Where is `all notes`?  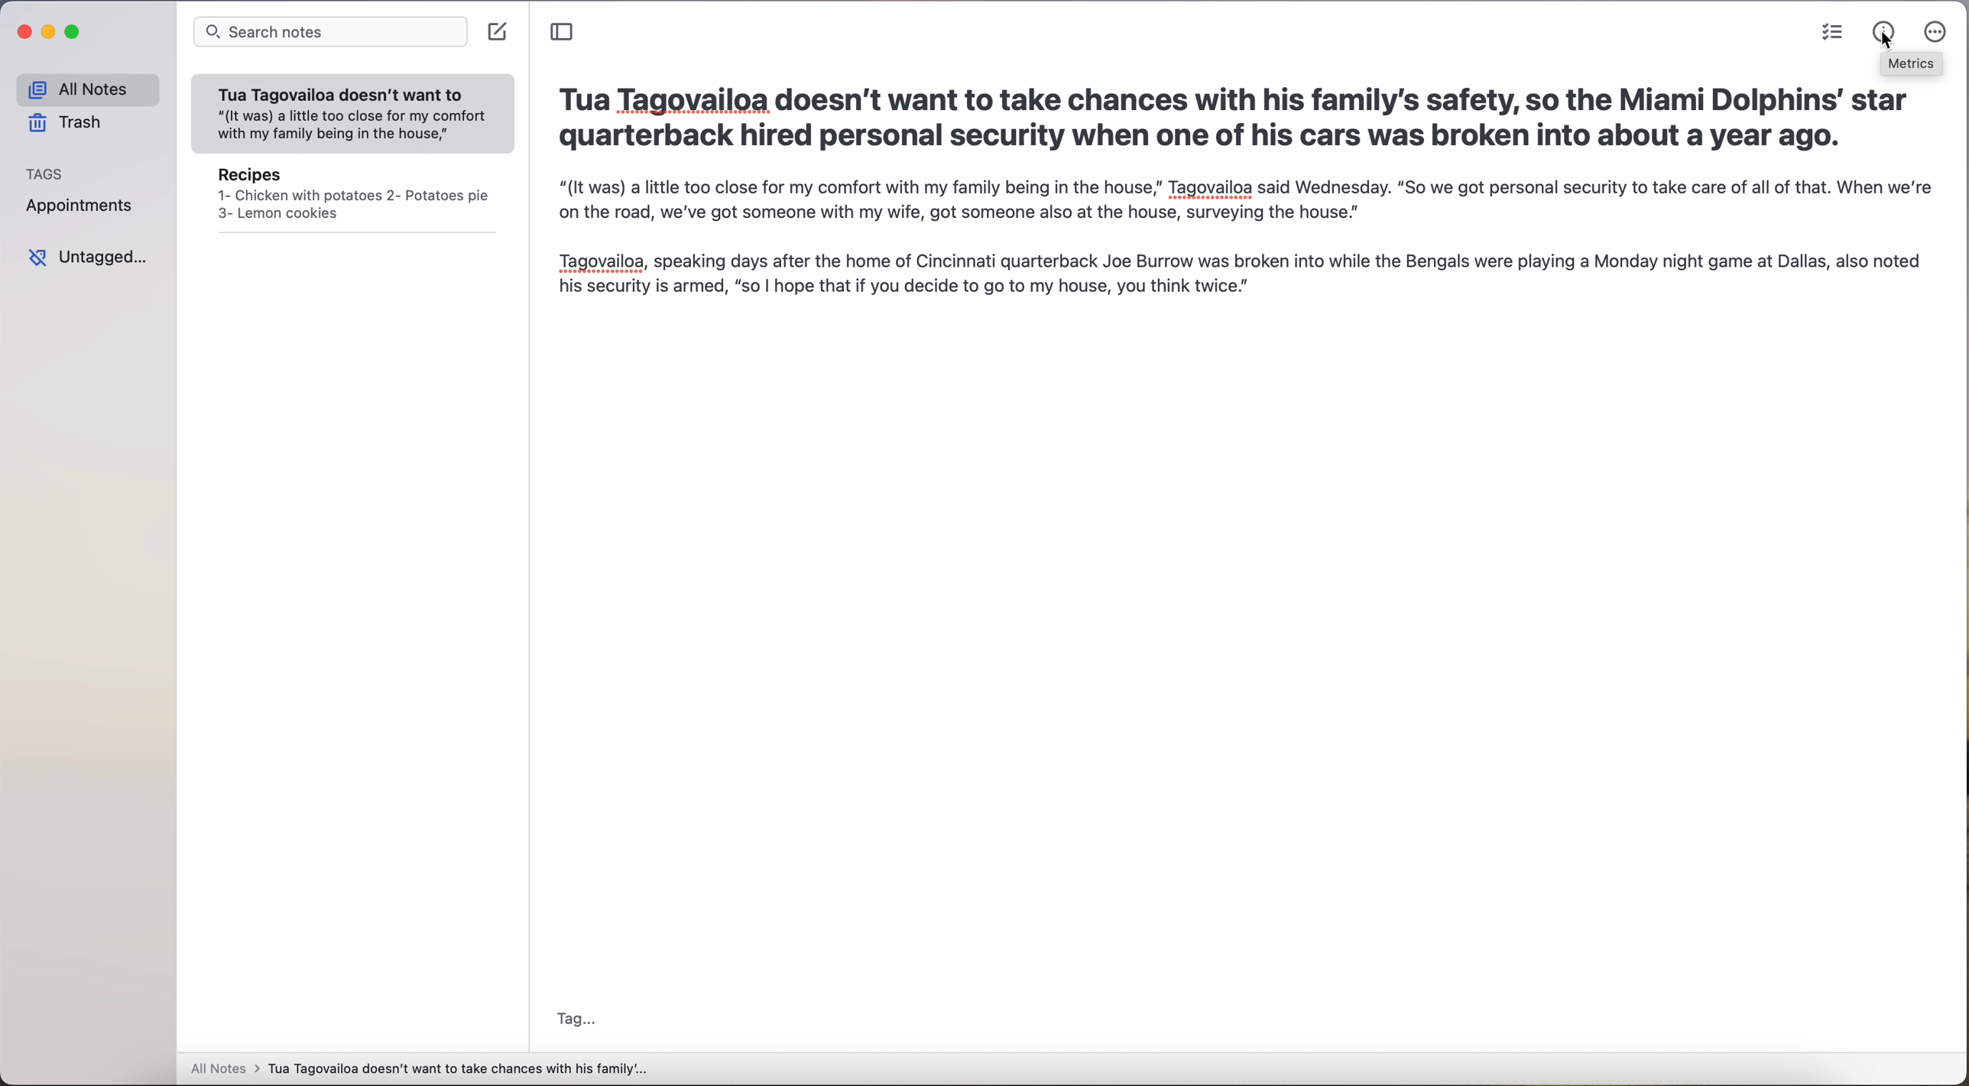
all notes is located at coordinates (83, 89).